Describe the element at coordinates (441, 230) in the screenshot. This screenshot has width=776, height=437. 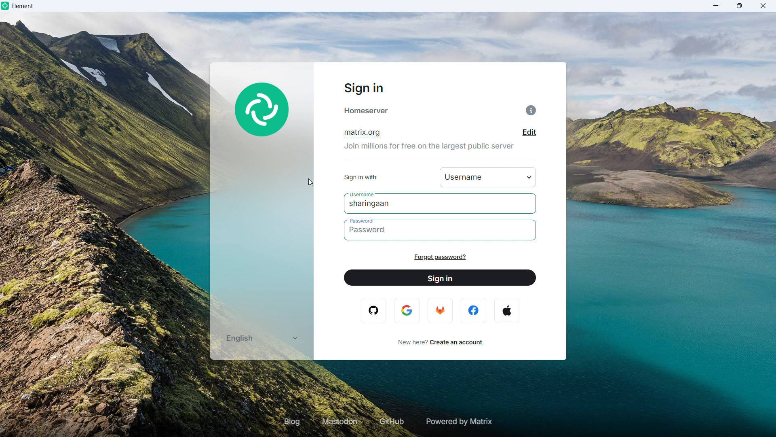
I see `Enter password ` at that location.